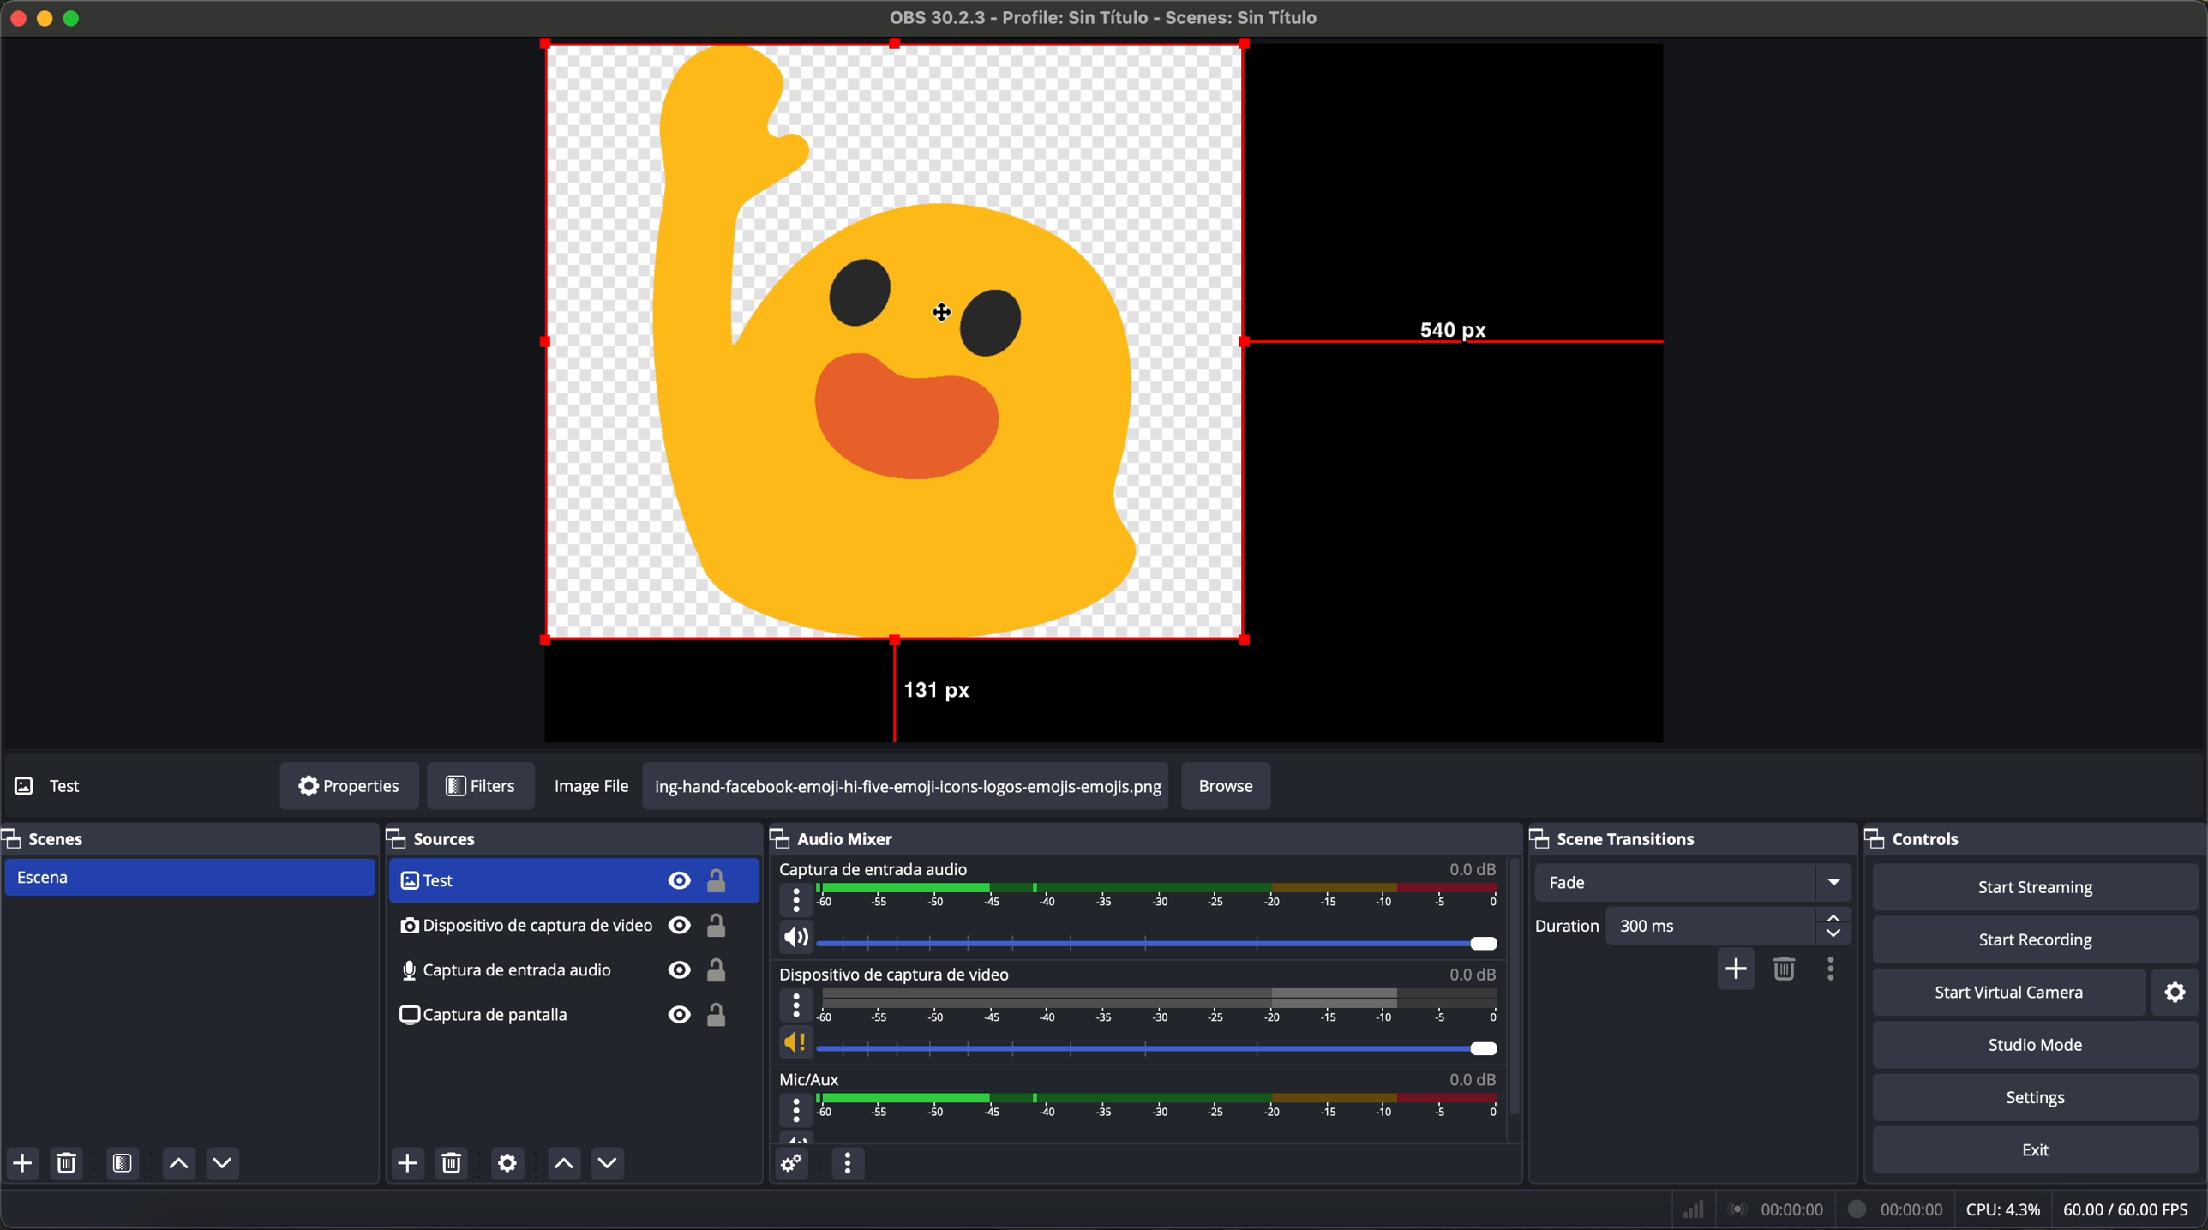  I want to click on 0.0 dB, so click(1473, 974).